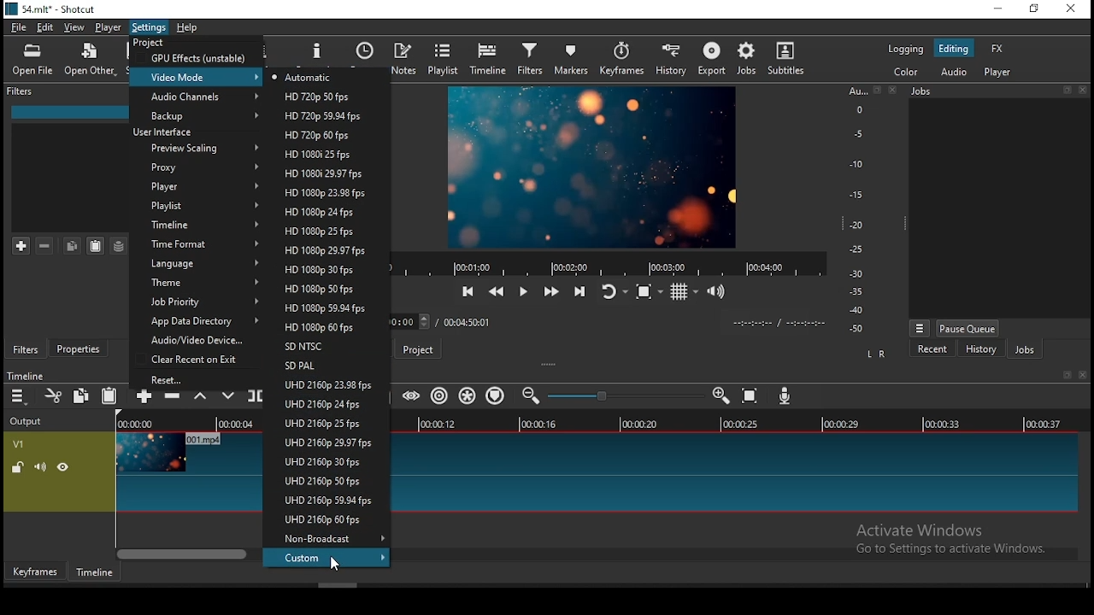 The image size is (1094, 615). I want to click on resolution option, so click(326, 405).